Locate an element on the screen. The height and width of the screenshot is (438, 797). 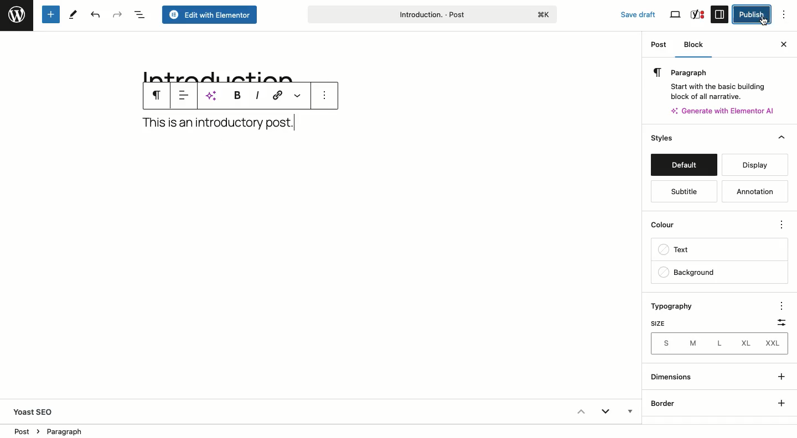
Options is located at coordinates (779, 305).